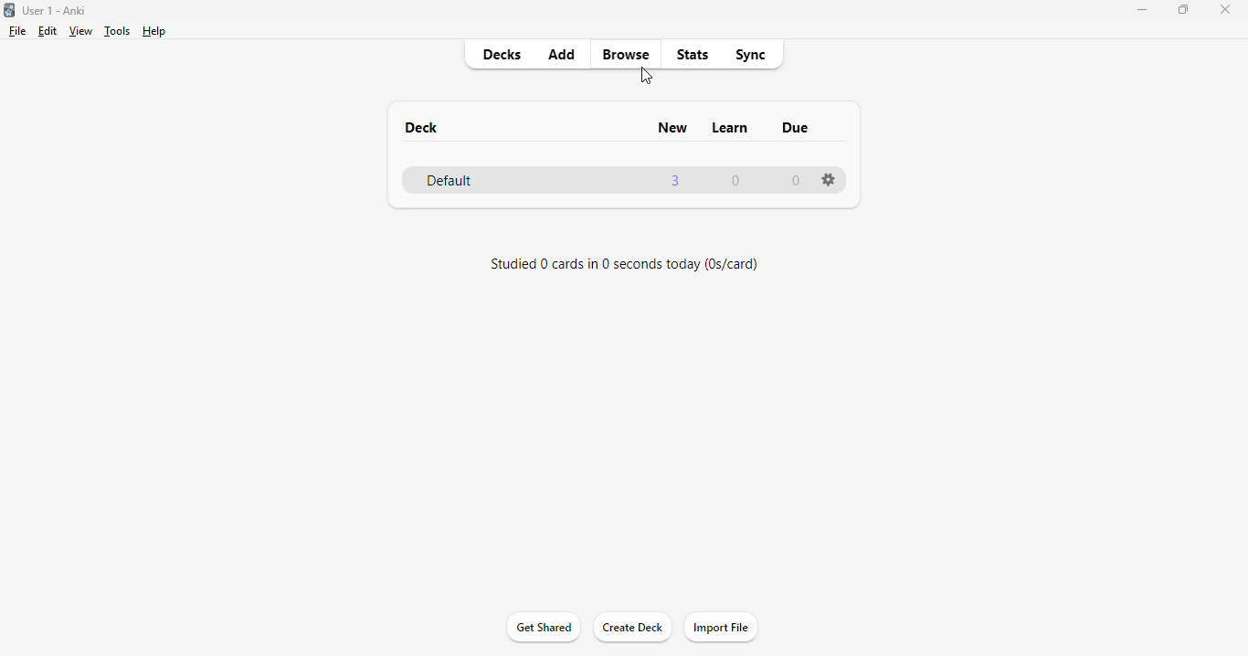 This screenshot has height=656, width=1248. What do you see at coordinates (625, 265) in the screenshot?
I see `studies 0 cards in 0 seconds today (0s/card)` at bounding box center [625, 265].